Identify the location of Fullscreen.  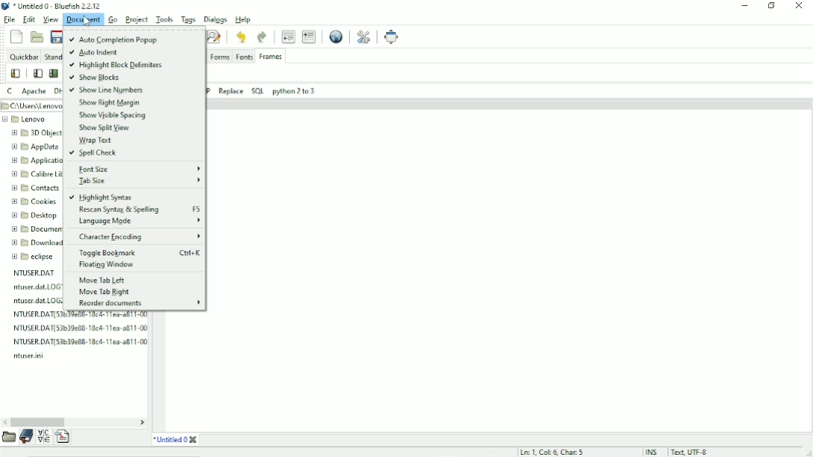
(391, 36).